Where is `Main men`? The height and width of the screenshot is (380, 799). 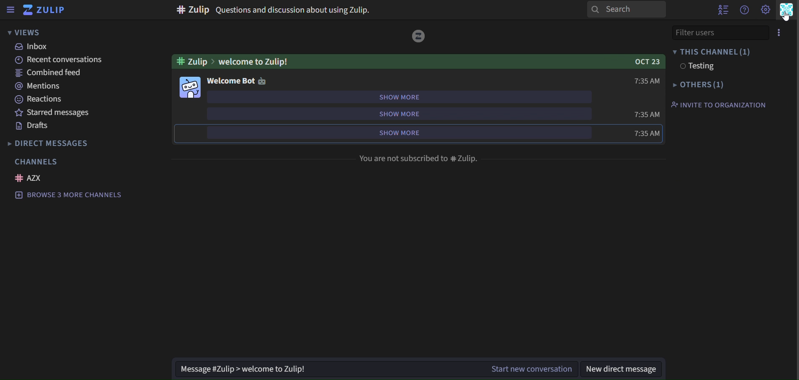
Main men is located at coordinates (786, 13).